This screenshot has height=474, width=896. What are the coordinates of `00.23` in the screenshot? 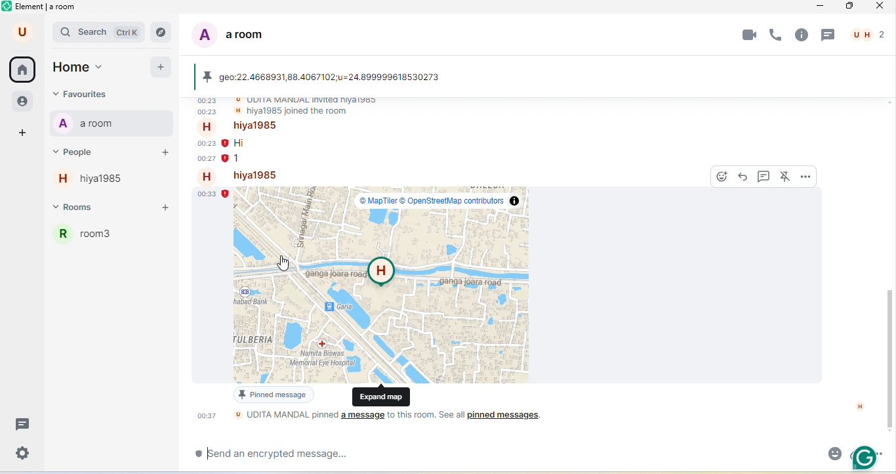 It's located at (206, 143).